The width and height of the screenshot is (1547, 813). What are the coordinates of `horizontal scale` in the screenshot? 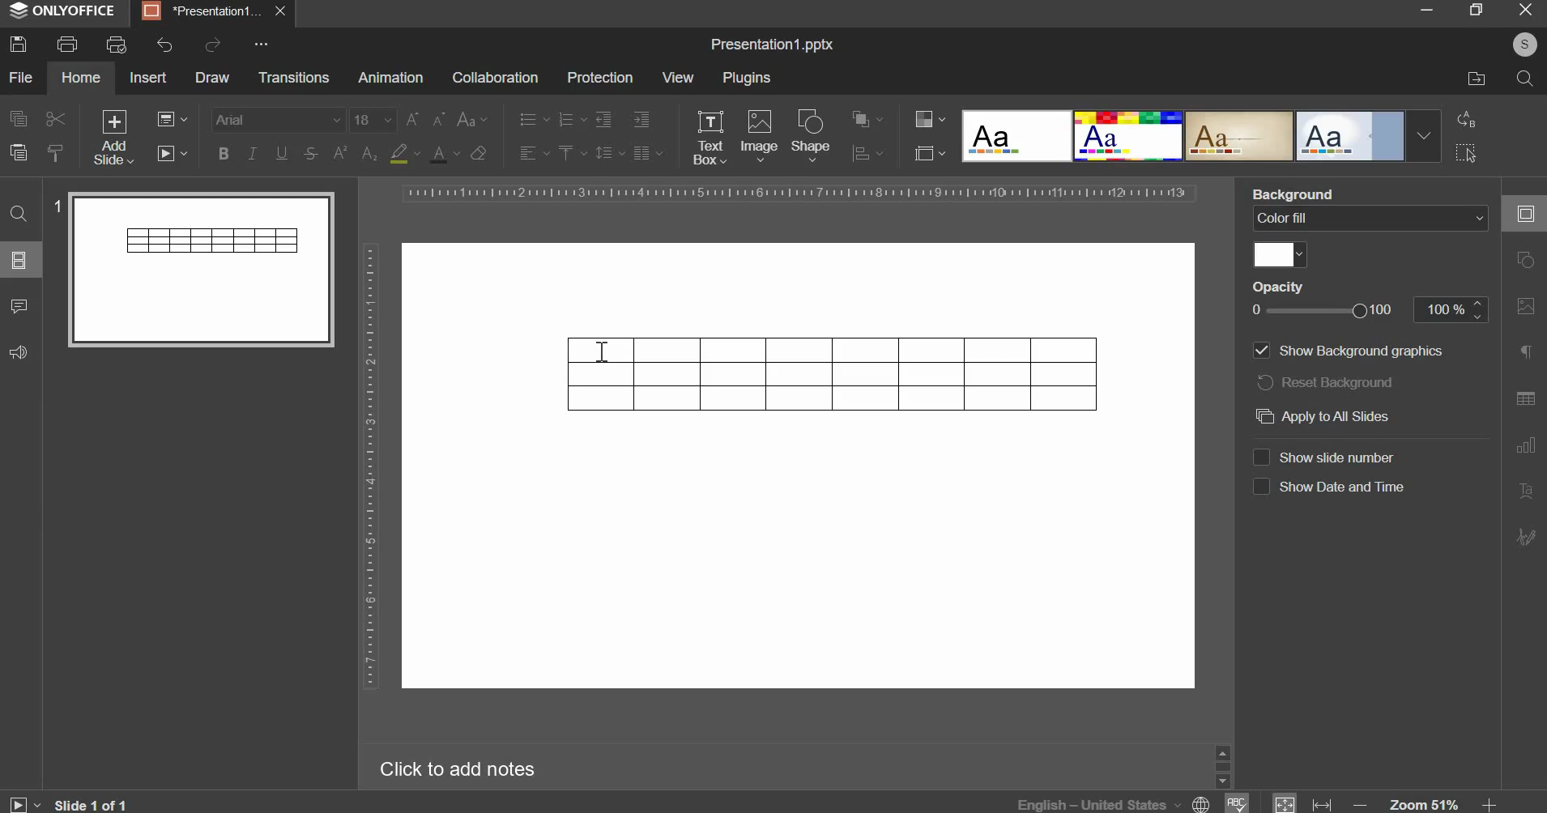 It's located at (798, 193).